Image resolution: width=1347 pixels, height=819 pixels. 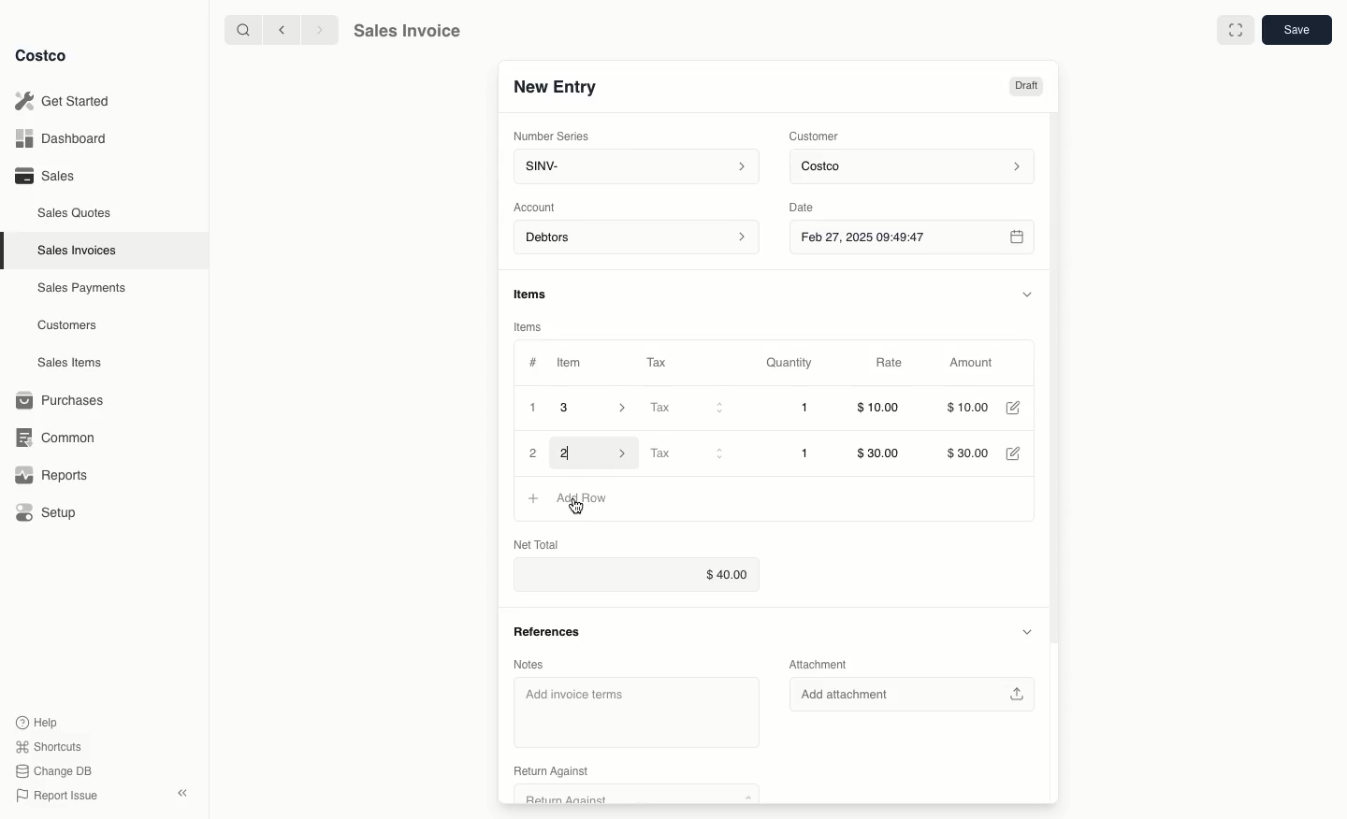 I want to click on ‘Sales Payments, so click(x=81, y=286).